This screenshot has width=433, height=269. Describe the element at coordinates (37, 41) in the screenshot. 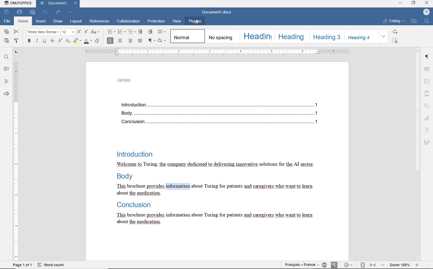

I see `ITALIC` at that location.